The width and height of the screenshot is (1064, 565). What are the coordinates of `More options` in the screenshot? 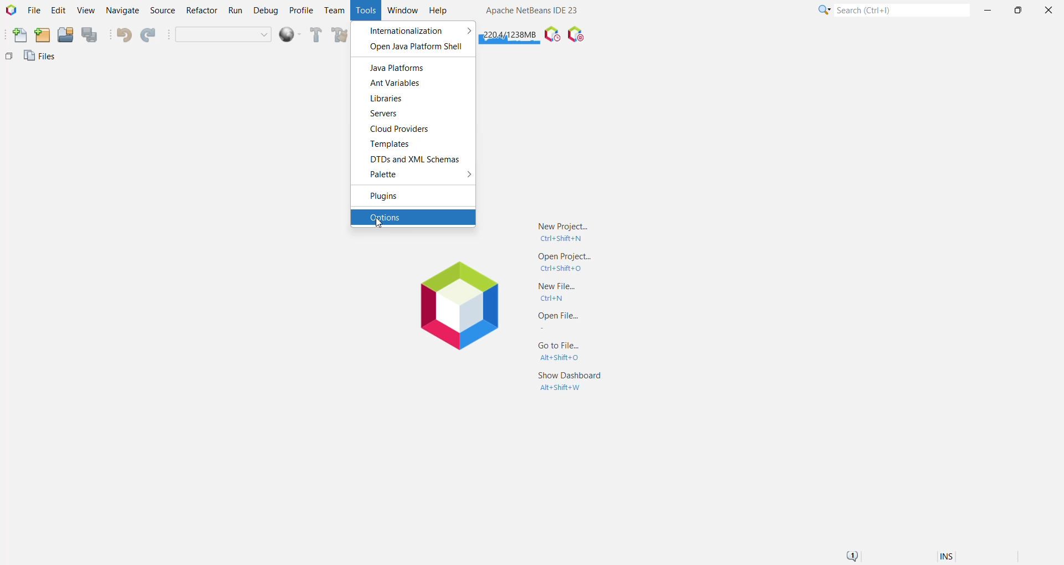 It's located at (468, 31).